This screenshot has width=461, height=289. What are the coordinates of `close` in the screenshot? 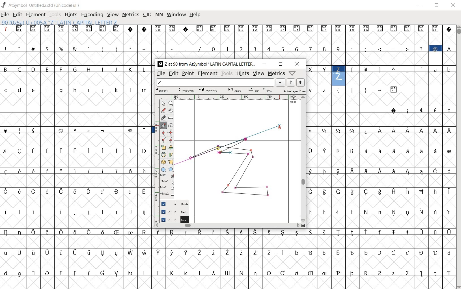 It's located at (453, 5).